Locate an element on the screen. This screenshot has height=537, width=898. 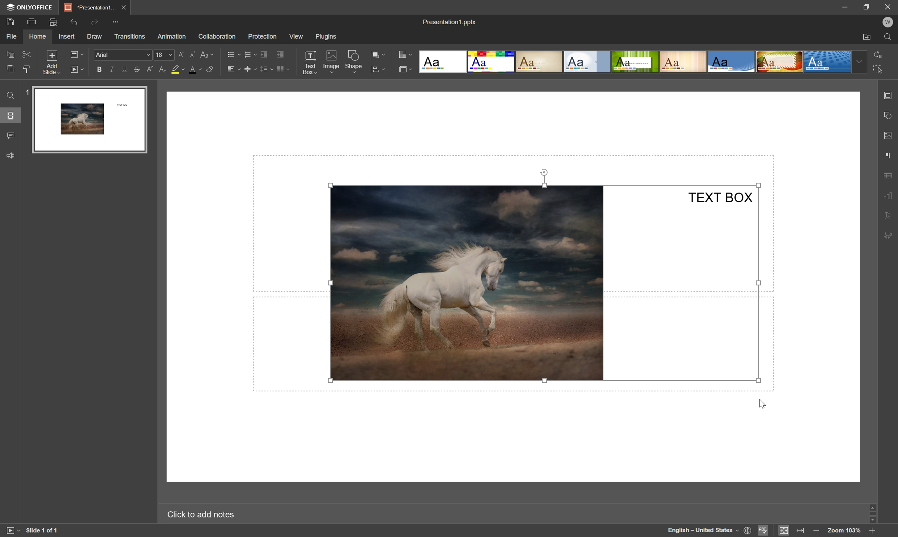
find is located at coordinates (889, 38).